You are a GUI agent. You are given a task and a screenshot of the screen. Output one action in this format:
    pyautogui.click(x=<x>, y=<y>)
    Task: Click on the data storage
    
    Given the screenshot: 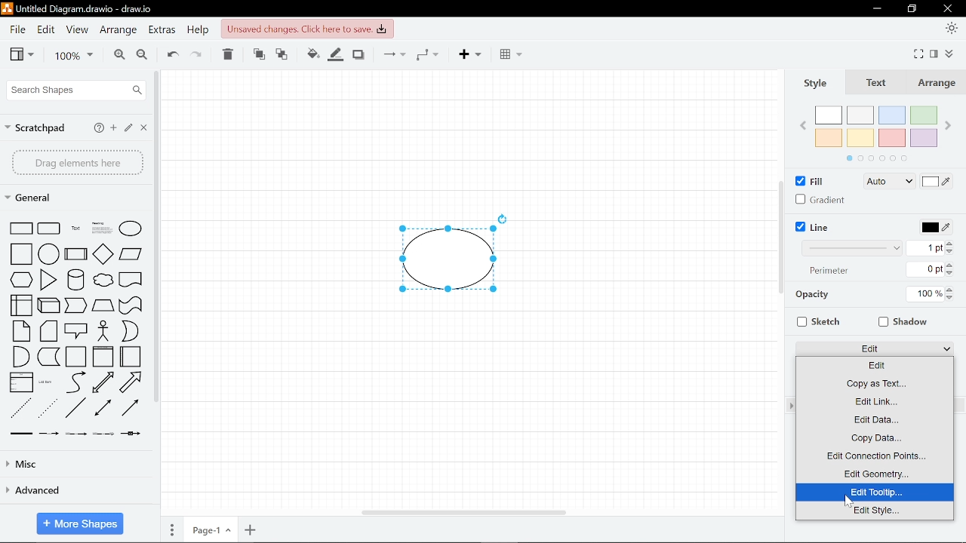 What is the action you would take?
    pyautogui.click(x=48, y=357)
    